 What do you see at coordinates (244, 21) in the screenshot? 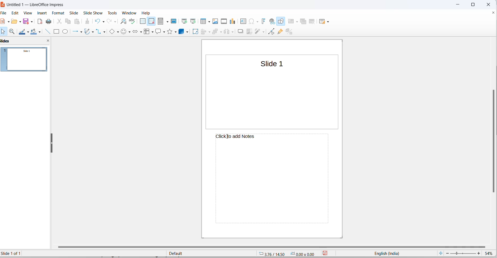
I see `insert text` at bounding box center [244, 21].